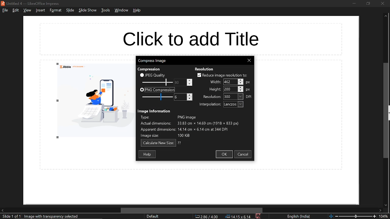 This screenshot has width=390, height=219. Describe the element at coordinates (179, 82) in the screenshot. I see `PNG compression scale` at that location.